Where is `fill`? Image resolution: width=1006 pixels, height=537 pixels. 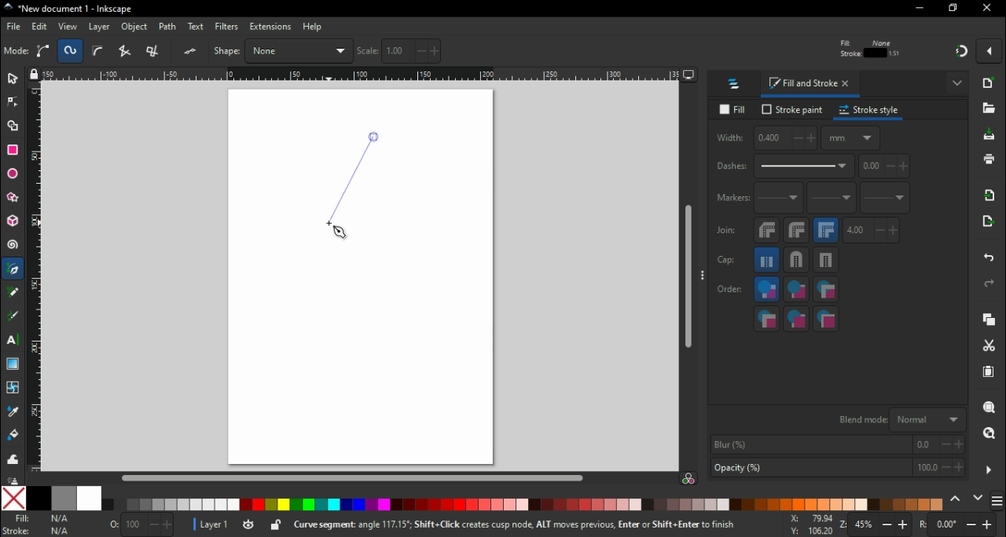
fill is located at coordinates (732, 109).